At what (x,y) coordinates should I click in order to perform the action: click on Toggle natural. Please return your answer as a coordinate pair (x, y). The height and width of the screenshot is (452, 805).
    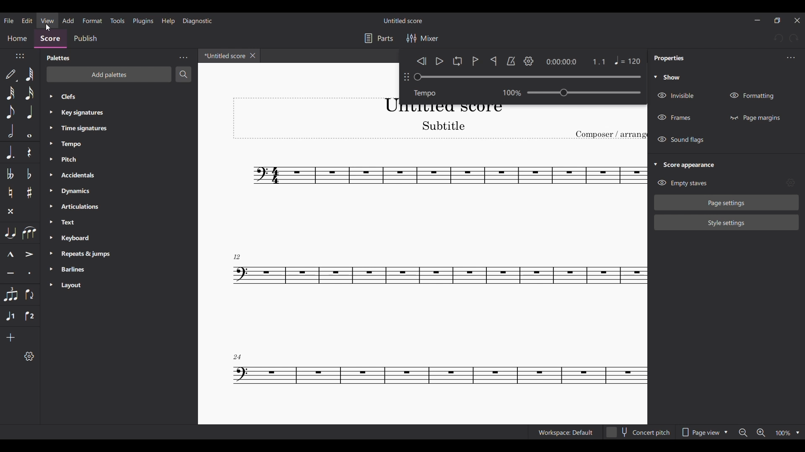
    Looking at the image, I should click on (10, 193).